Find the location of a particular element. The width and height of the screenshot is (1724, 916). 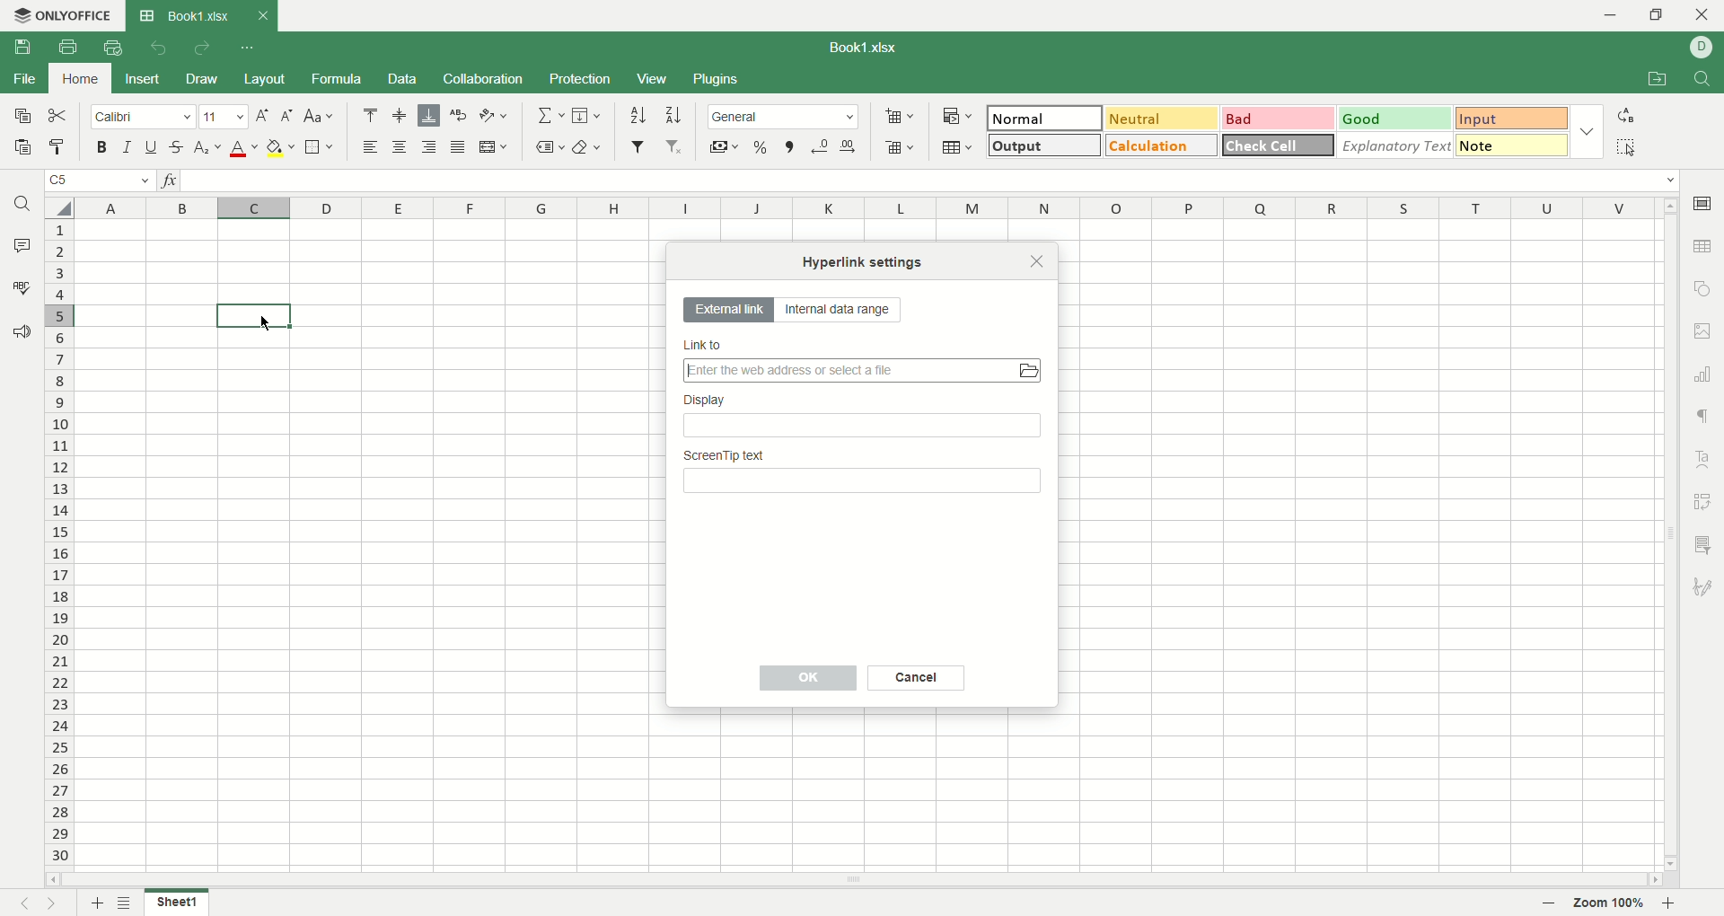

output is located at coordinates (1042, 145).